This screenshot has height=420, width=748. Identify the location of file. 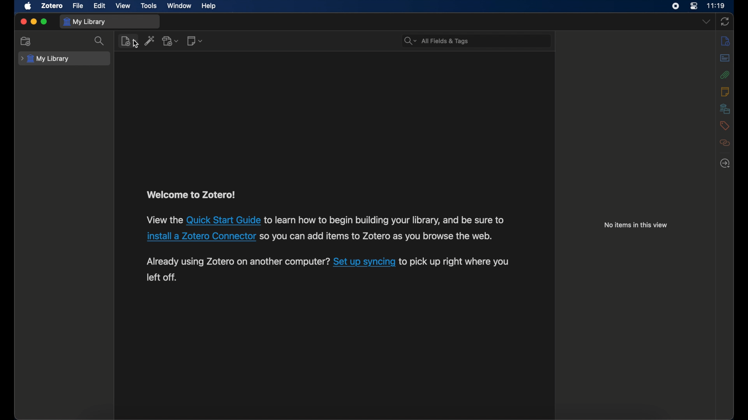
(78, 6).